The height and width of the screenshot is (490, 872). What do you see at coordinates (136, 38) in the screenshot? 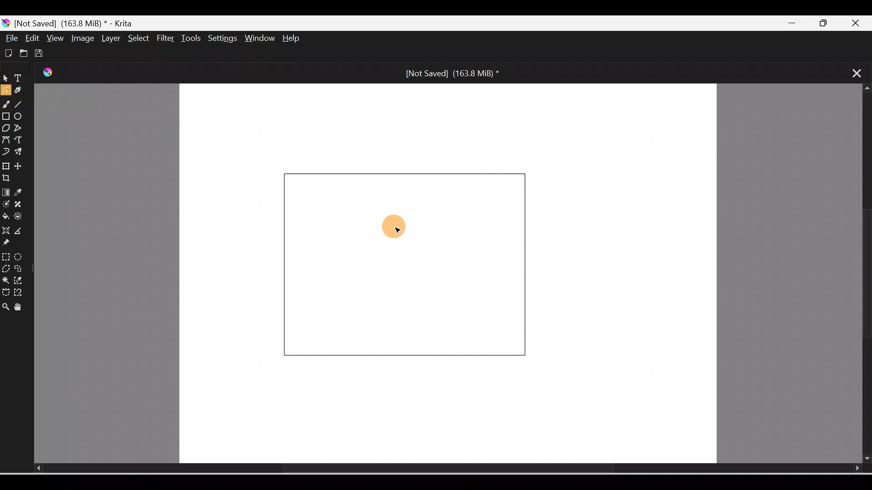
I see `Select` at bounding box center [136, 38].